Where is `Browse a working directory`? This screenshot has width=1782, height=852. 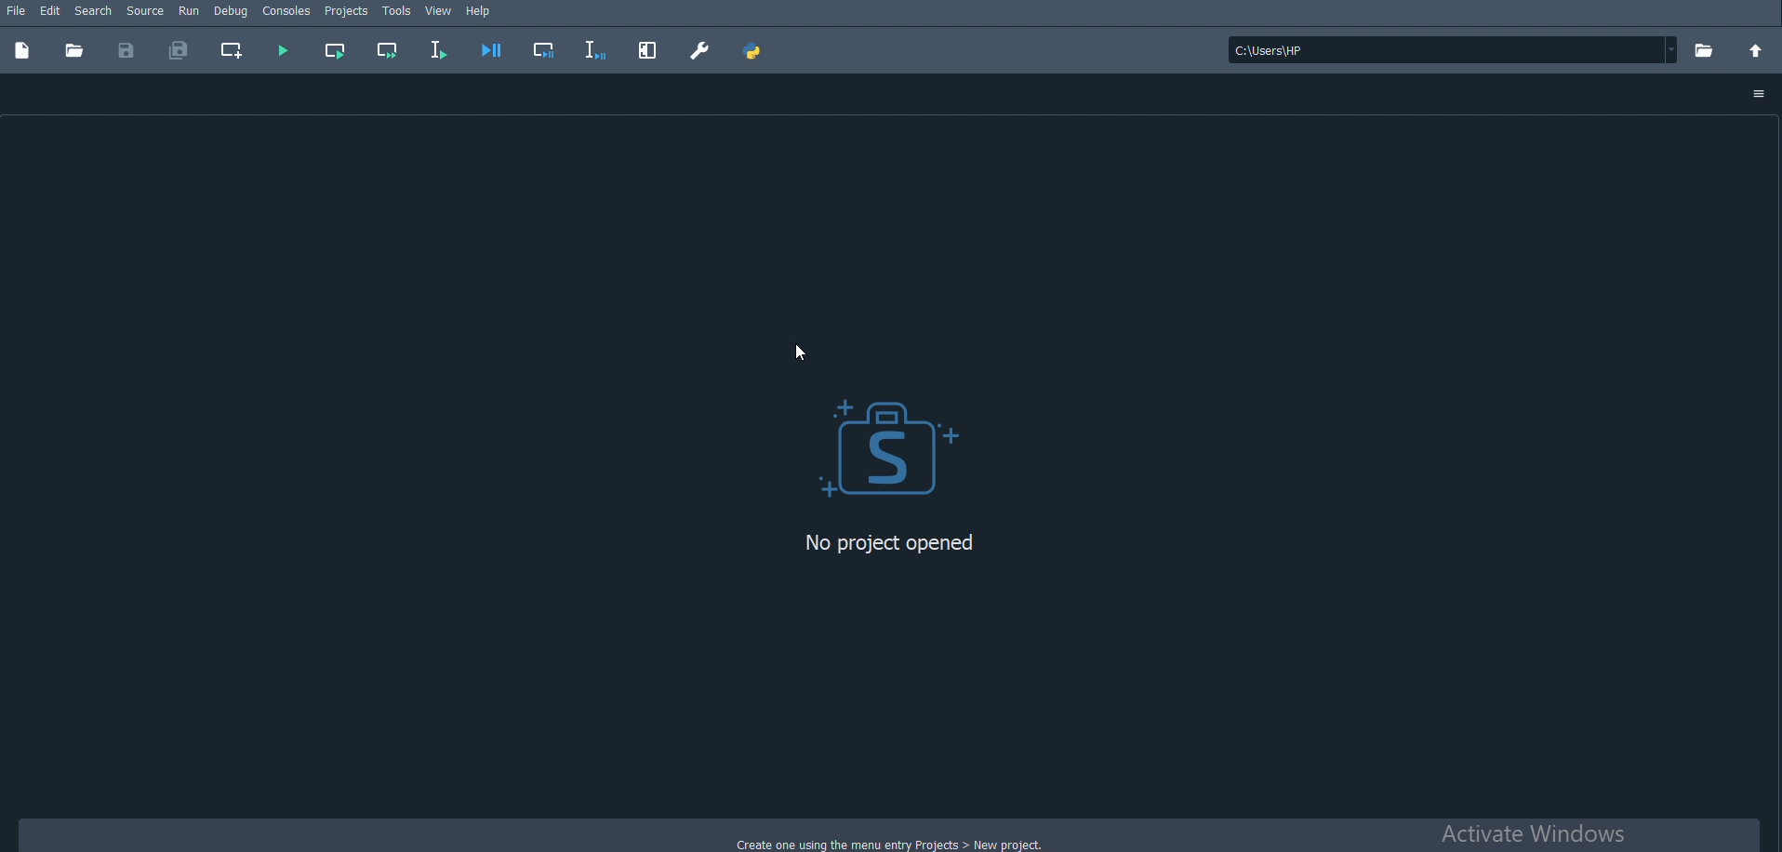
Browse a working directory is located at coordinates (1705, 50).